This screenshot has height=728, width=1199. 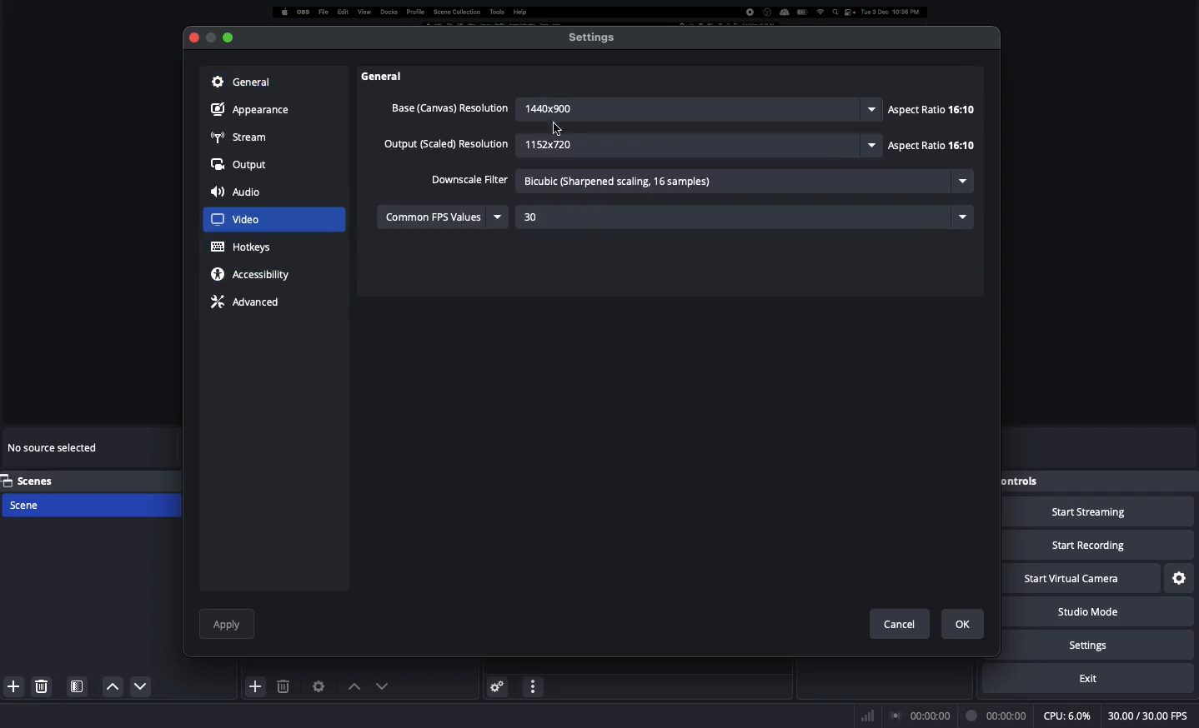 What do you see at coordinates (497, 686) in the screenshot?
I see `Advanced audio preferences` at bounding box center [497, 686].